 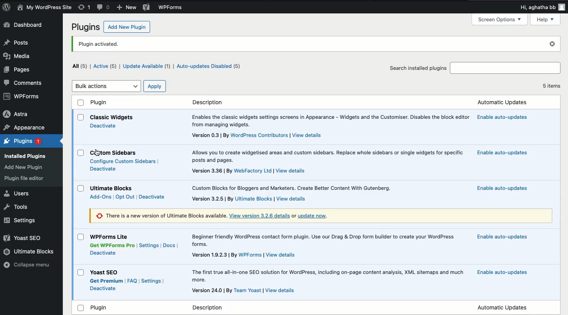 I want to click on Description, so click(x=331, y=120).